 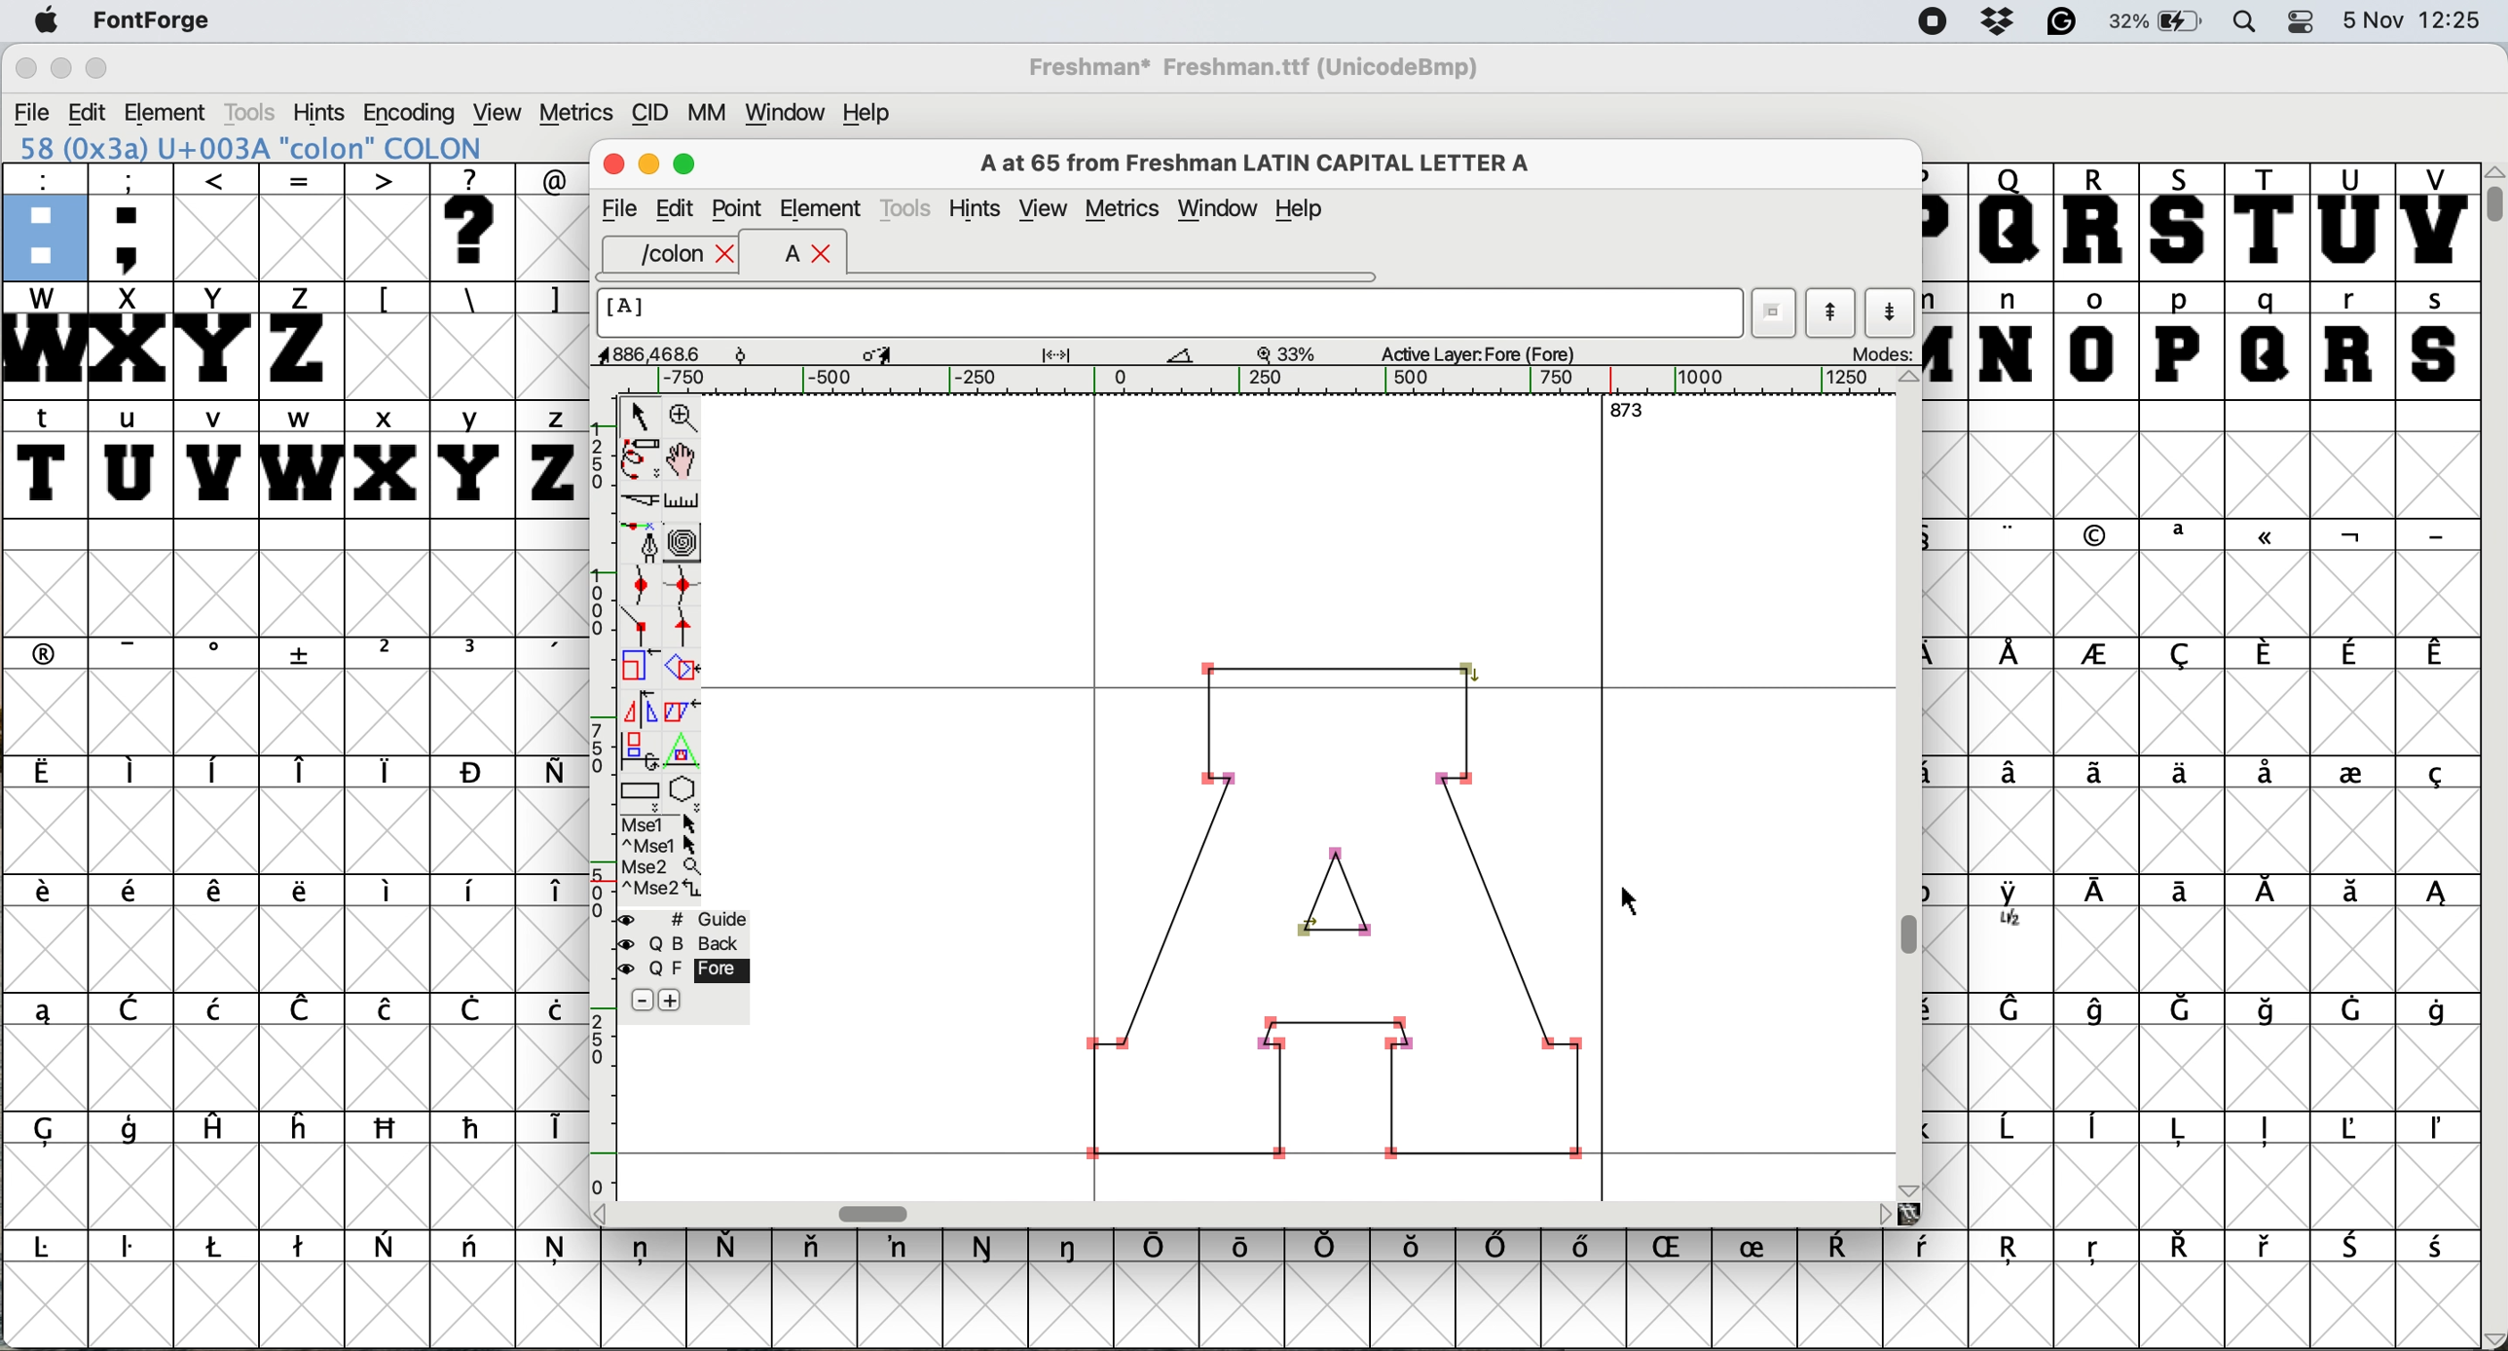 What do you see at coordinates (302, 1126) in the screenshot?
I see `symbol` at bounding box center [302, 1126].